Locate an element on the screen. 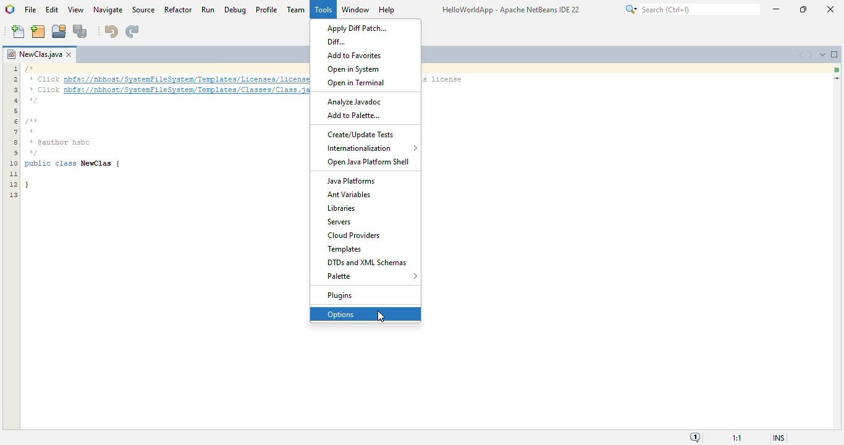 The image size is (844, 445). window is located at coordinates (356, 9).